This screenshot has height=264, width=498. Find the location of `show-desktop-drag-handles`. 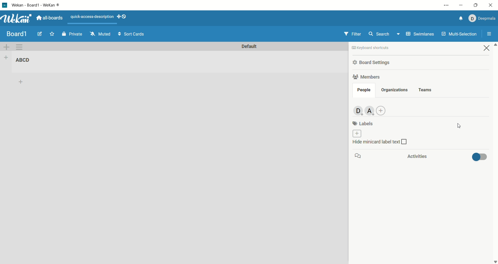

show-desktop-drag-handles is located at coordinates (125, 16).